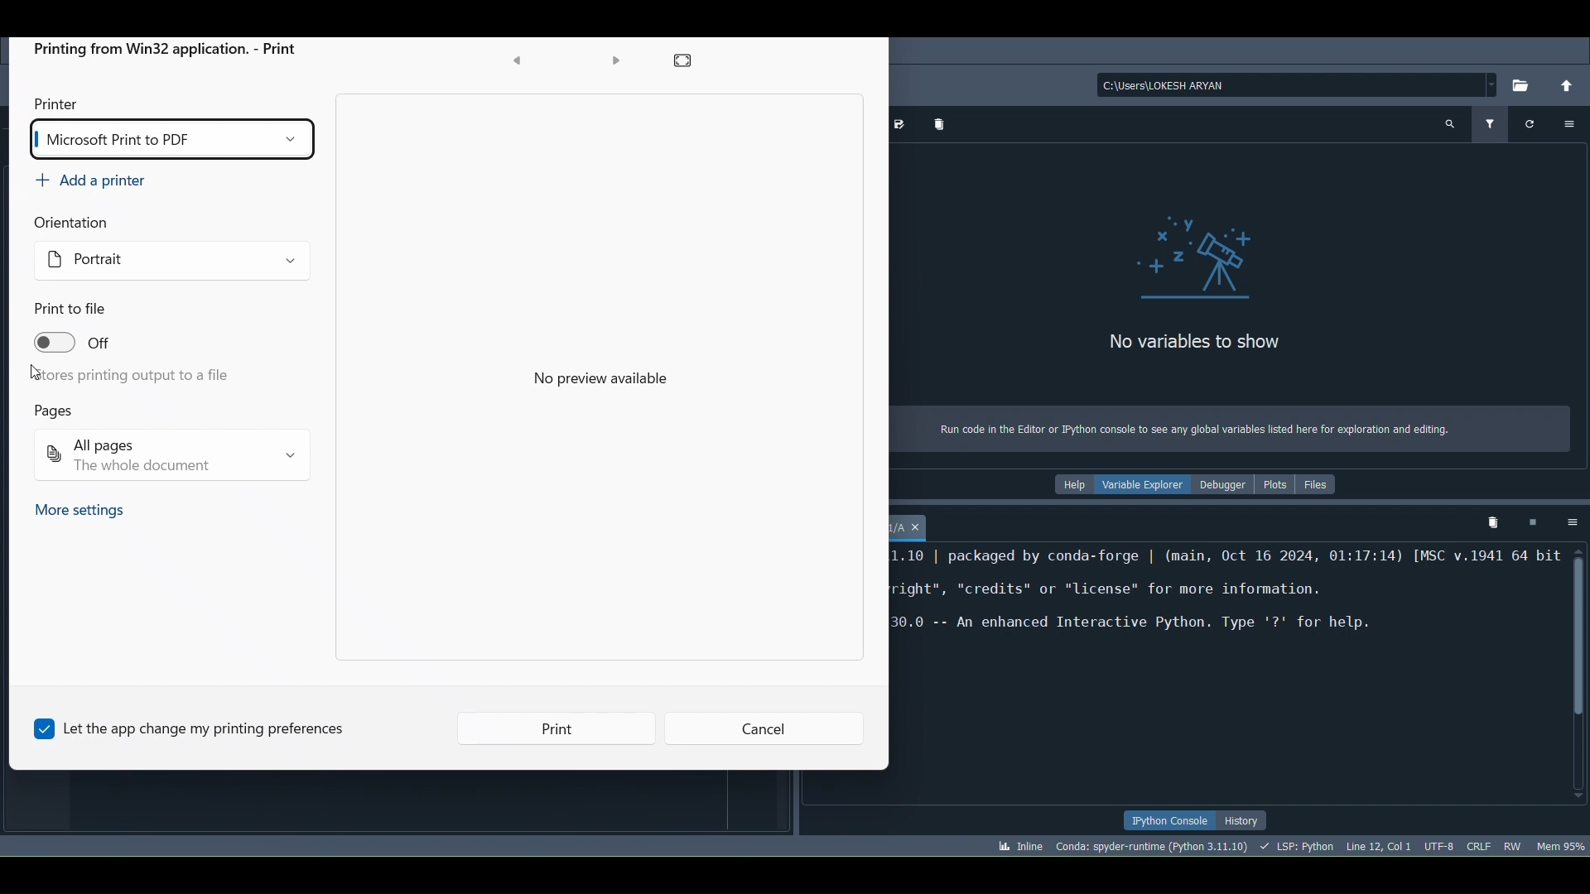 This screenshot has height=894, width=1590. Describe the element at coordinates (1511, 843) in the screenshot. I see `File permissions` at that location.